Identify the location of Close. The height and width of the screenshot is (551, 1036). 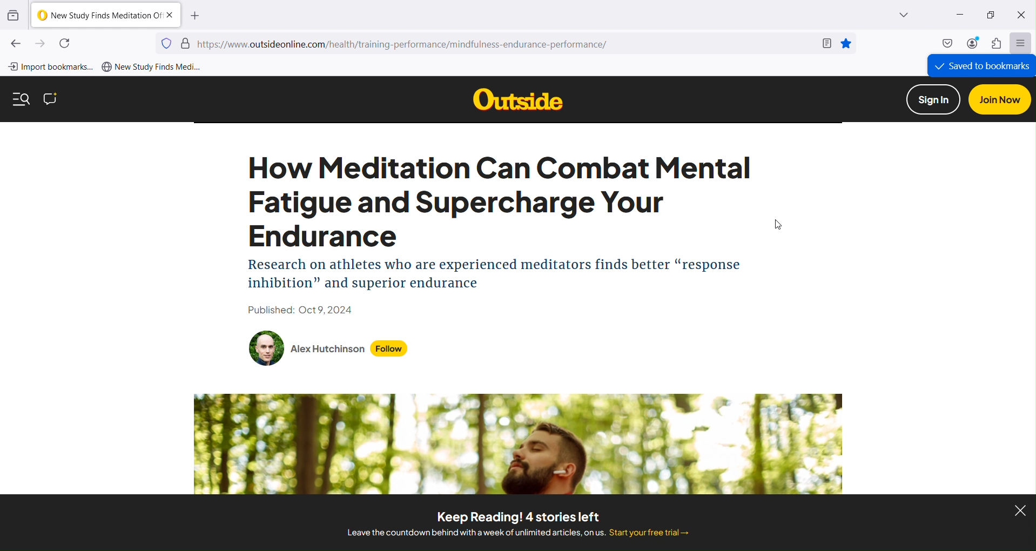
(1022, 16).